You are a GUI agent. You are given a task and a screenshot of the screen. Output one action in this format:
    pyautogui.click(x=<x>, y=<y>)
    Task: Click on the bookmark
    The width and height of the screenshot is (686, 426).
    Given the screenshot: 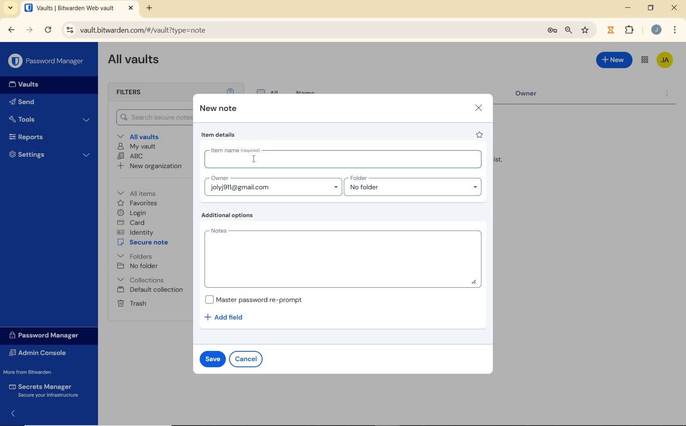 What is the action you would take?
    pyautogui.click(x=586, y=31)
    